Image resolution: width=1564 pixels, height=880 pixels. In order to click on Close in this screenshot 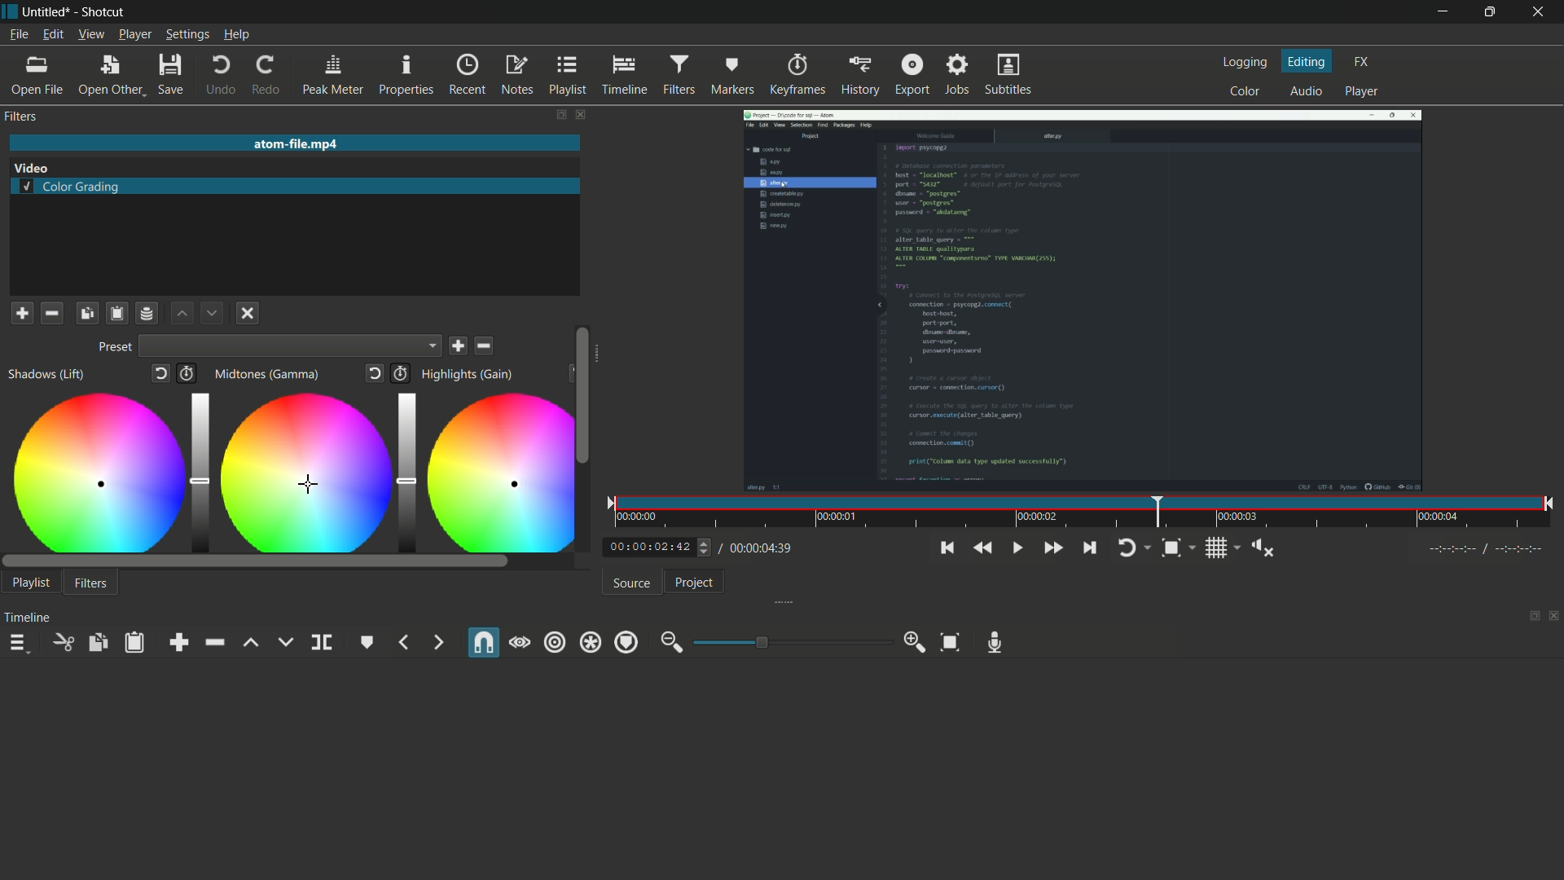, I will do `click(246, 315)`.